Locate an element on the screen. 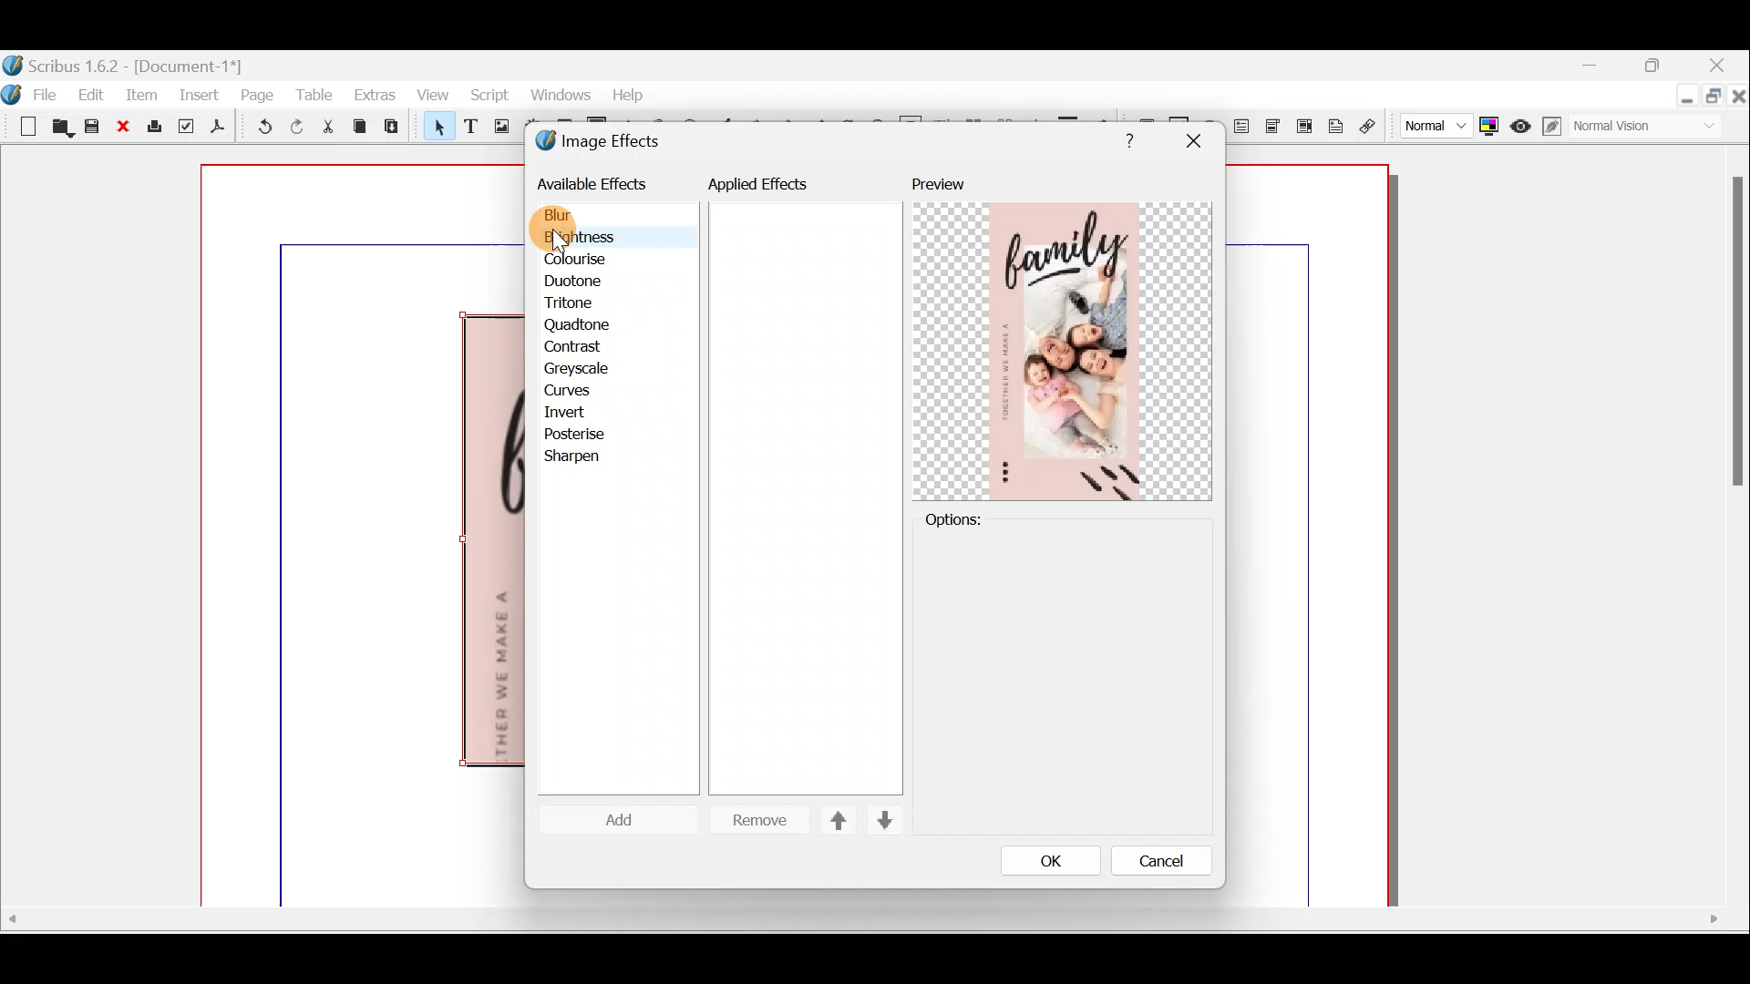 Image resolution: width=1750 pixels, height=984 pixels. Maximise is located at coordinates (1715, 100).